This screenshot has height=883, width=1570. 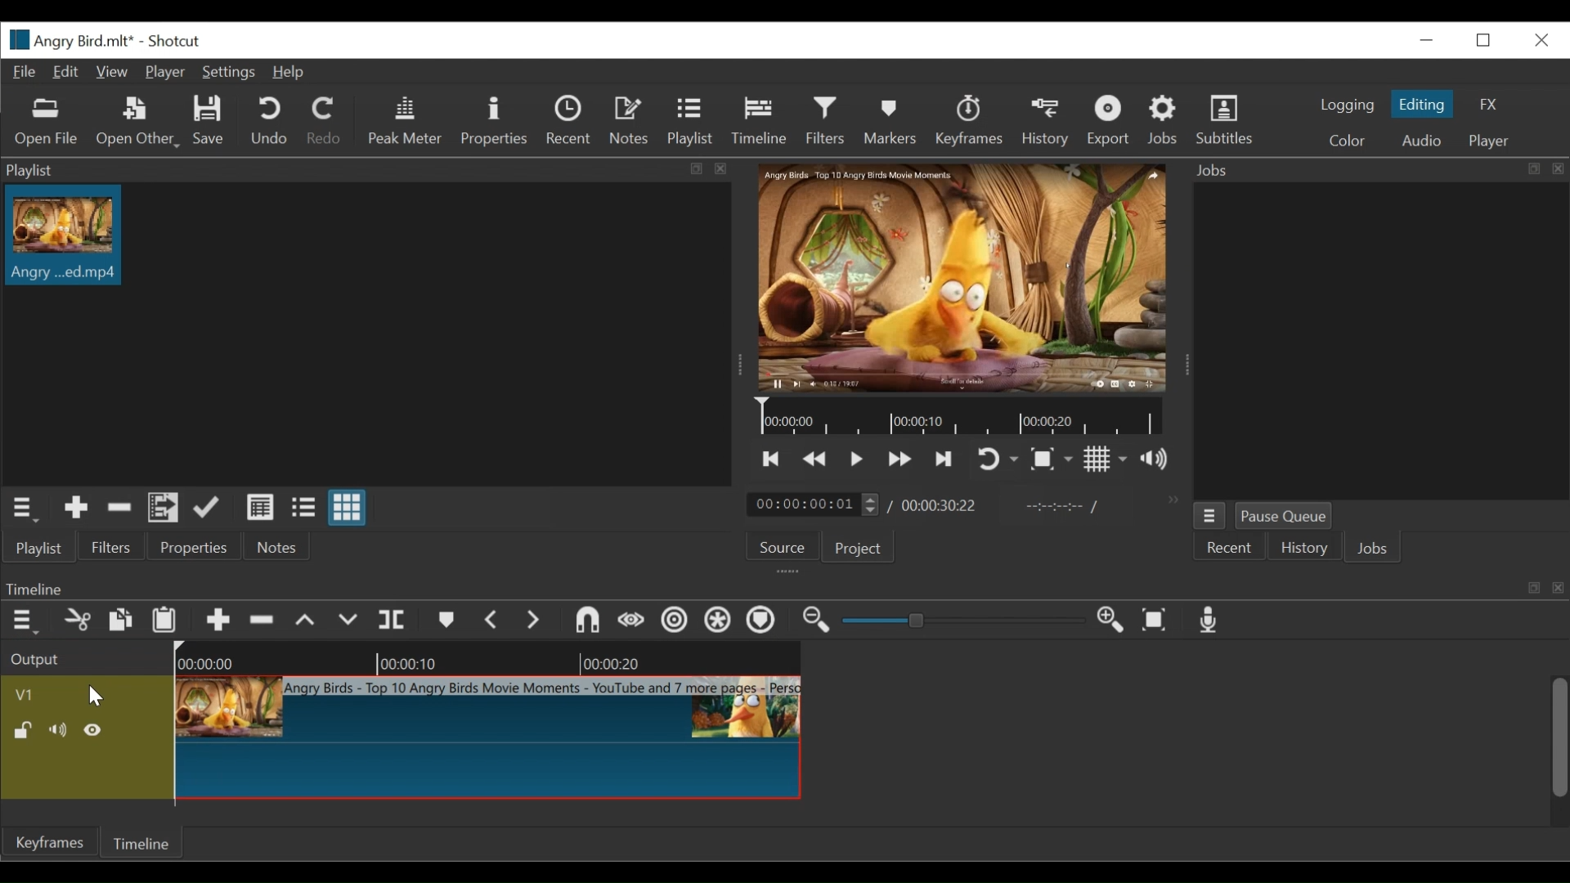 What do you see at coordinates (84, 694) in the screenshot?
I see `Video track` at bounding box center [84, 694].